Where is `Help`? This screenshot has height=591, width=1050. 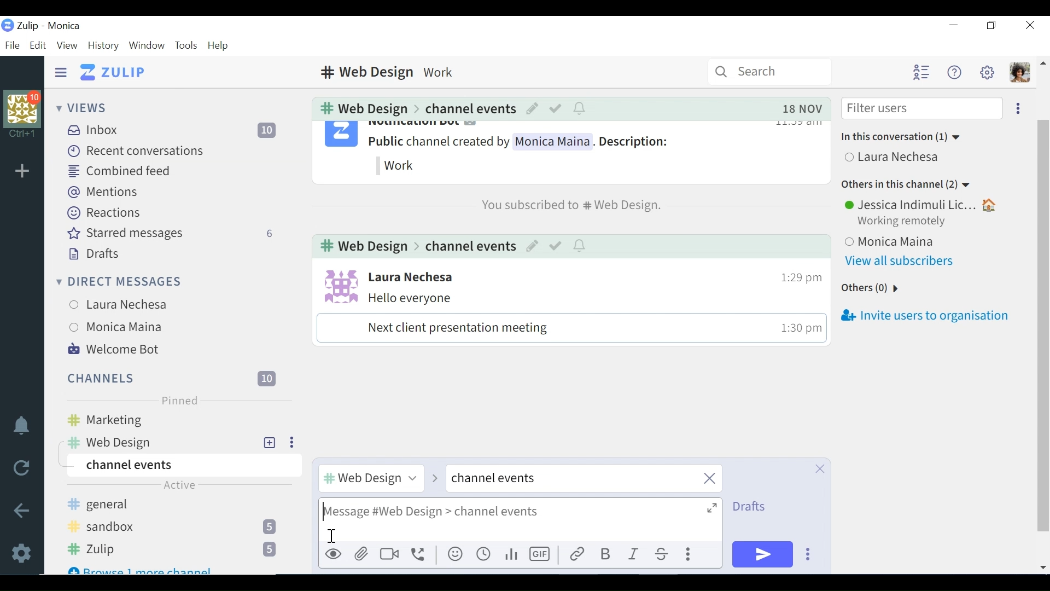 Help is located at coordinates (219, 46).